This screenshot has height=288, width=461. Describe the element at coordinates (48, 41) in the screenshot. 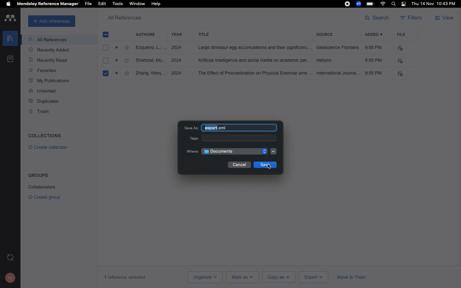

I see `All references` at that location.